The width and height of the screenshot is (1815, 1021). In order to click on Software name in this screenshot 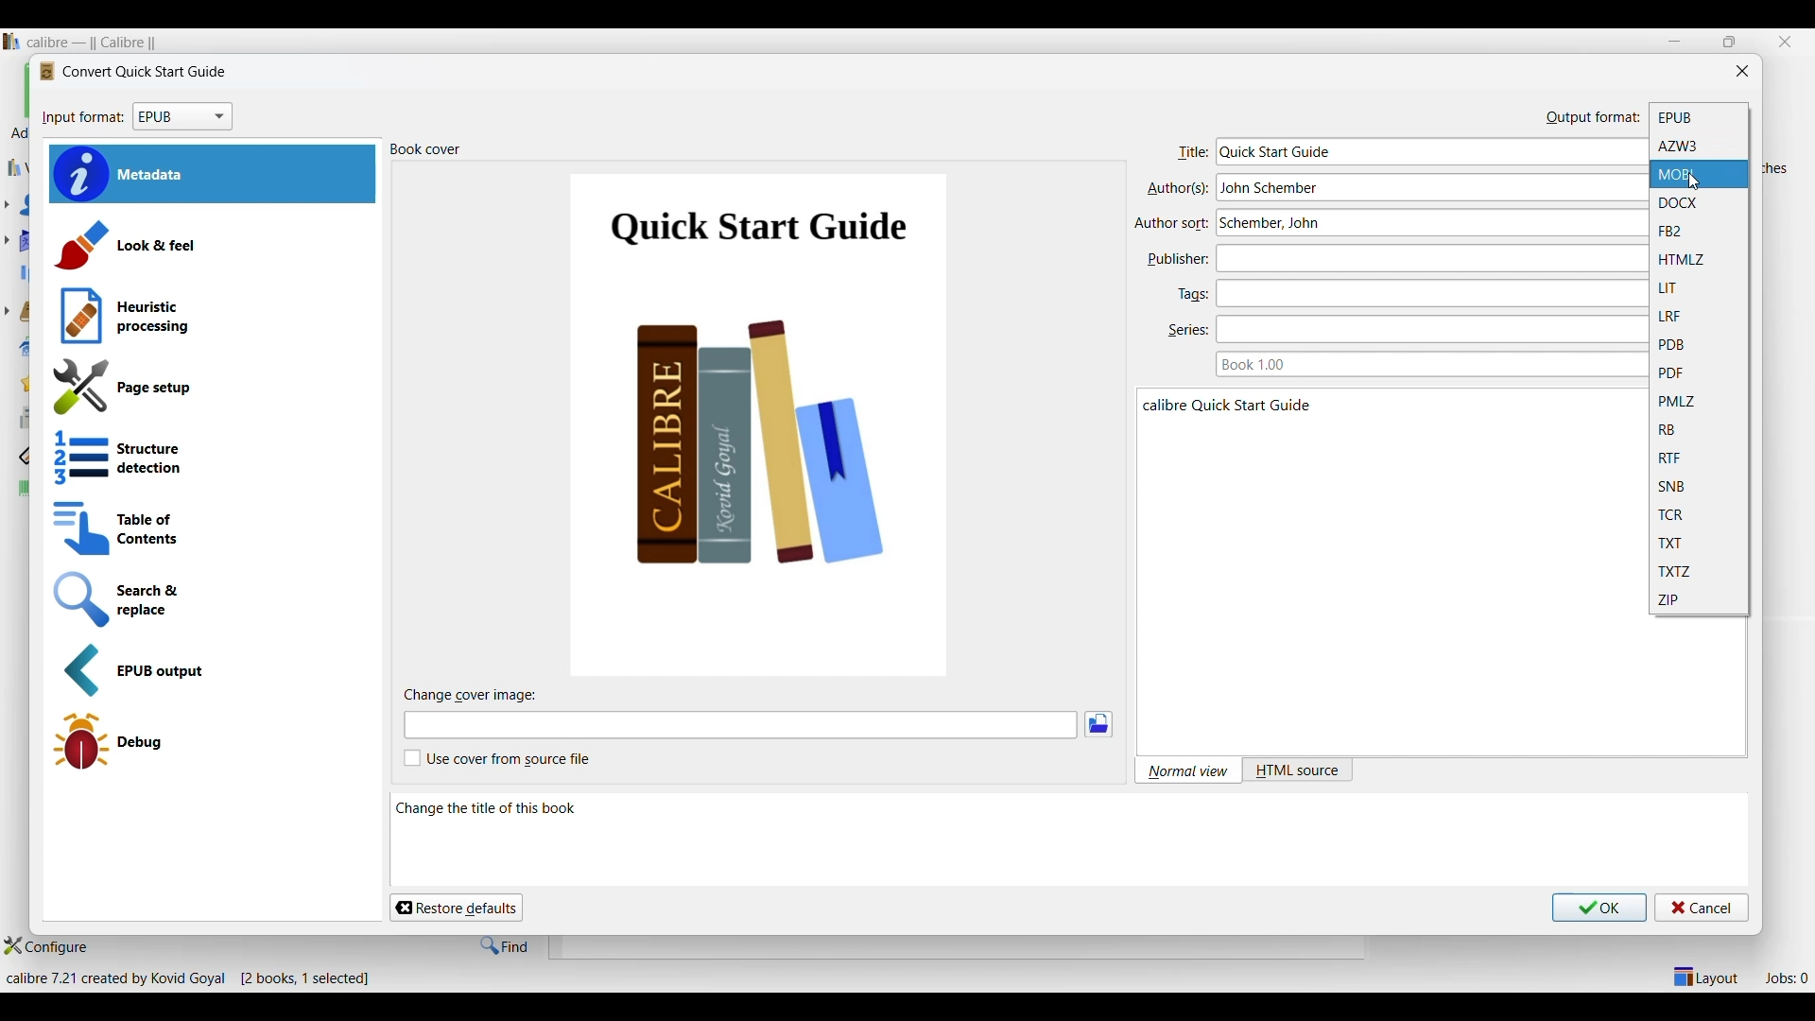, I will do `click(95, 43)`.